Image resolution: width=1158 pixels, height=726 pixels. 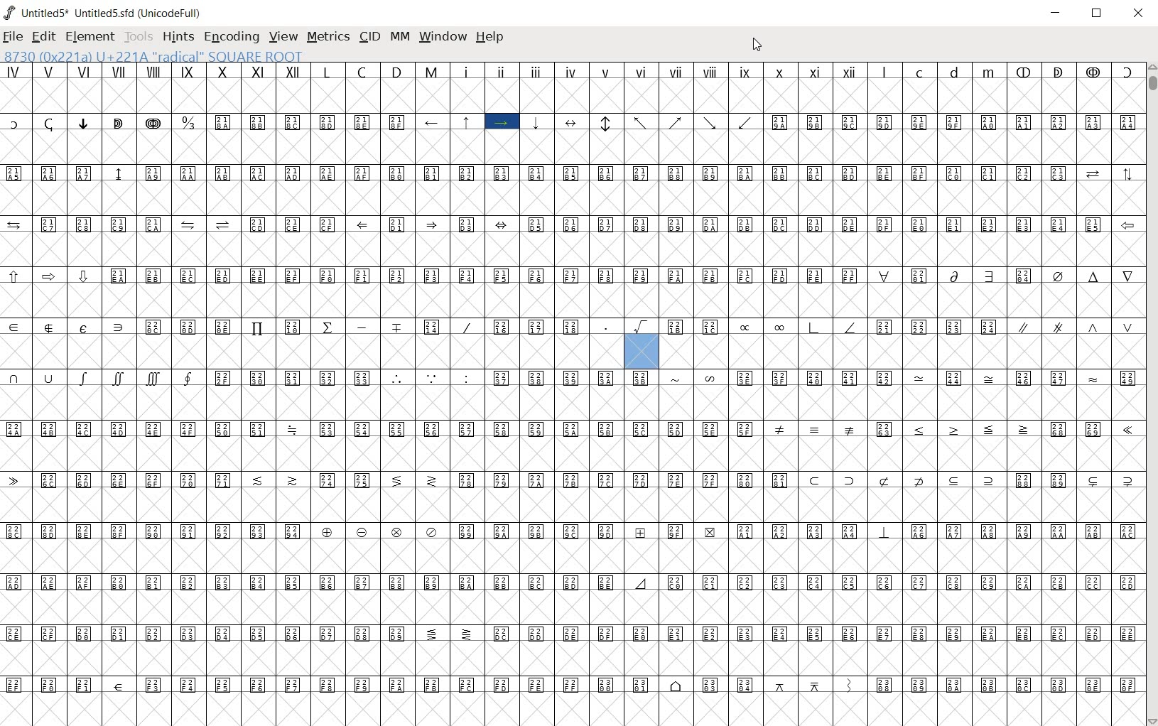 What do you see at coordinates (189, 56) in the screenshot?
I see `8730 (0x221a) U+221A "radical" SQUARE ROOT` at bounding box center [189, 56].